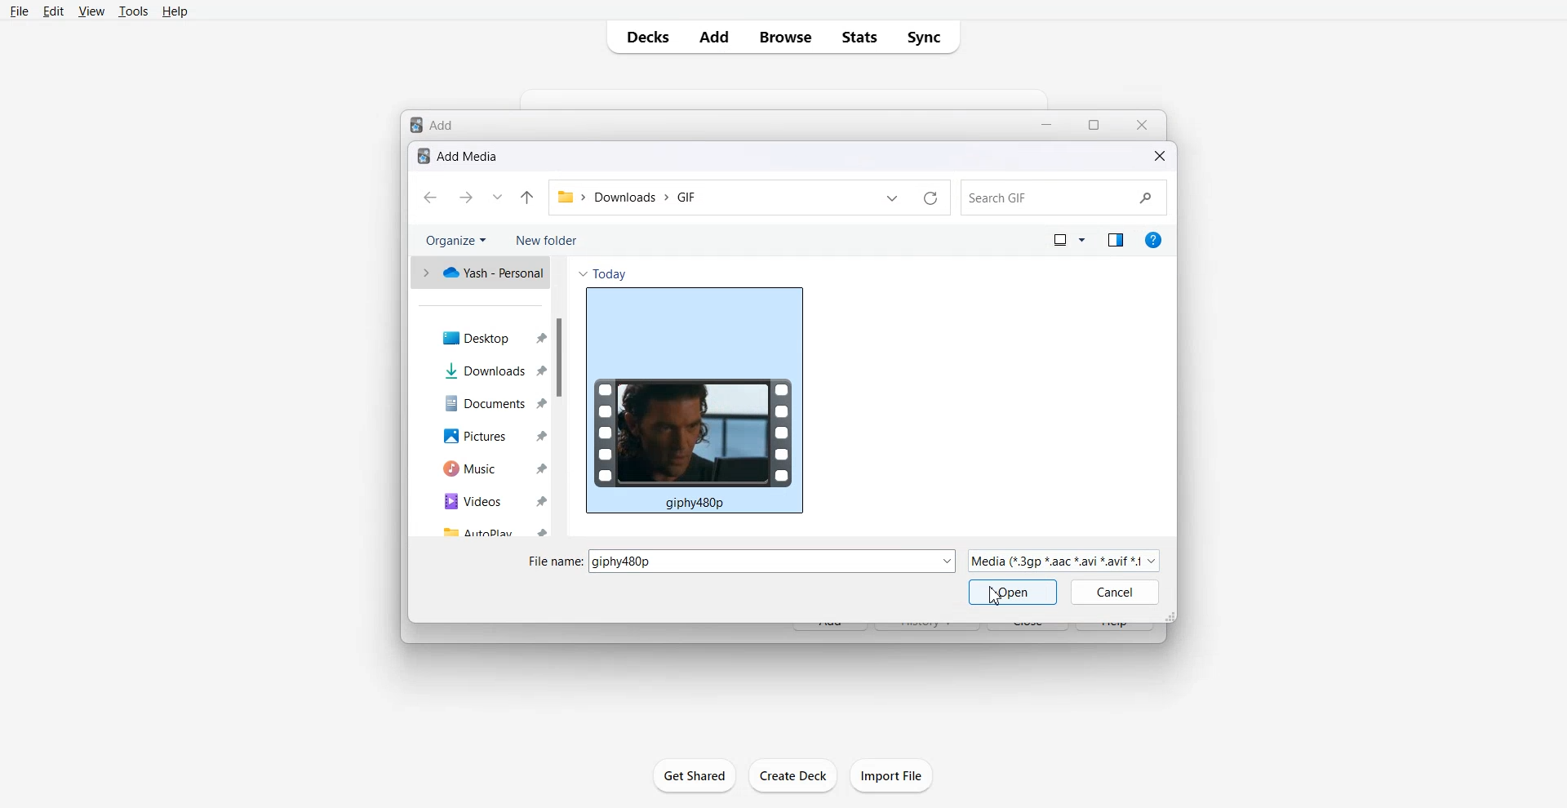 The height and width of the screenshot is (808, 1567). Describe the element at coordinates (20, 11) in the screenshot. I see `File` at that location.